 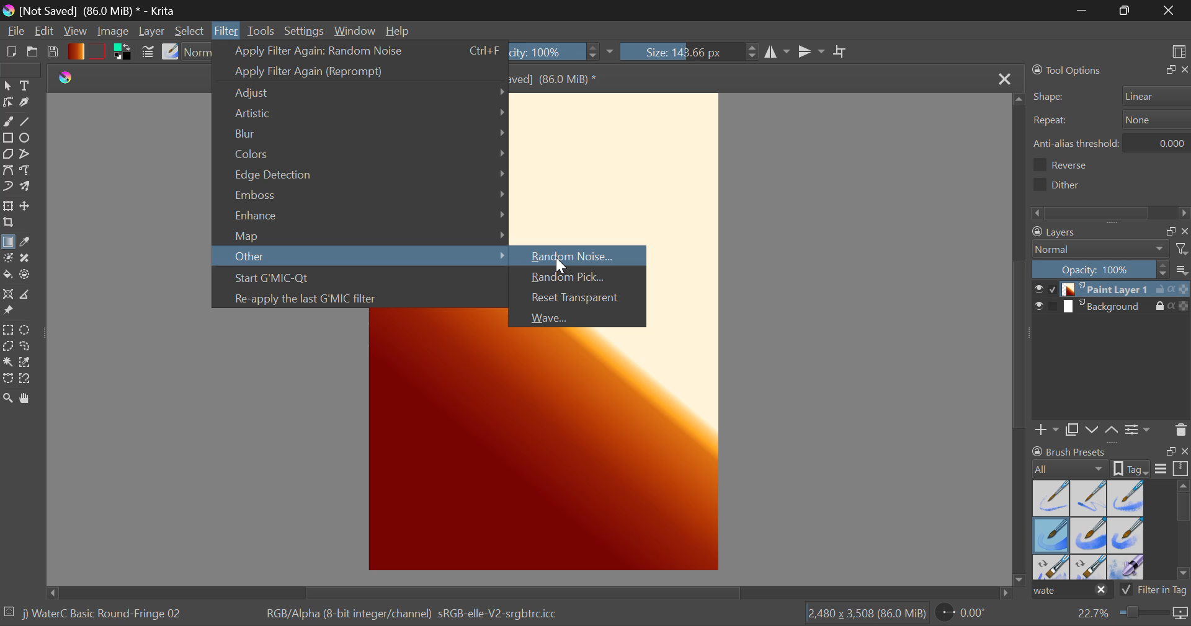 What do you see at coordinates (30, 244) in the screenshot?
I see `Eyedropper` at bounding box center [30, 244].